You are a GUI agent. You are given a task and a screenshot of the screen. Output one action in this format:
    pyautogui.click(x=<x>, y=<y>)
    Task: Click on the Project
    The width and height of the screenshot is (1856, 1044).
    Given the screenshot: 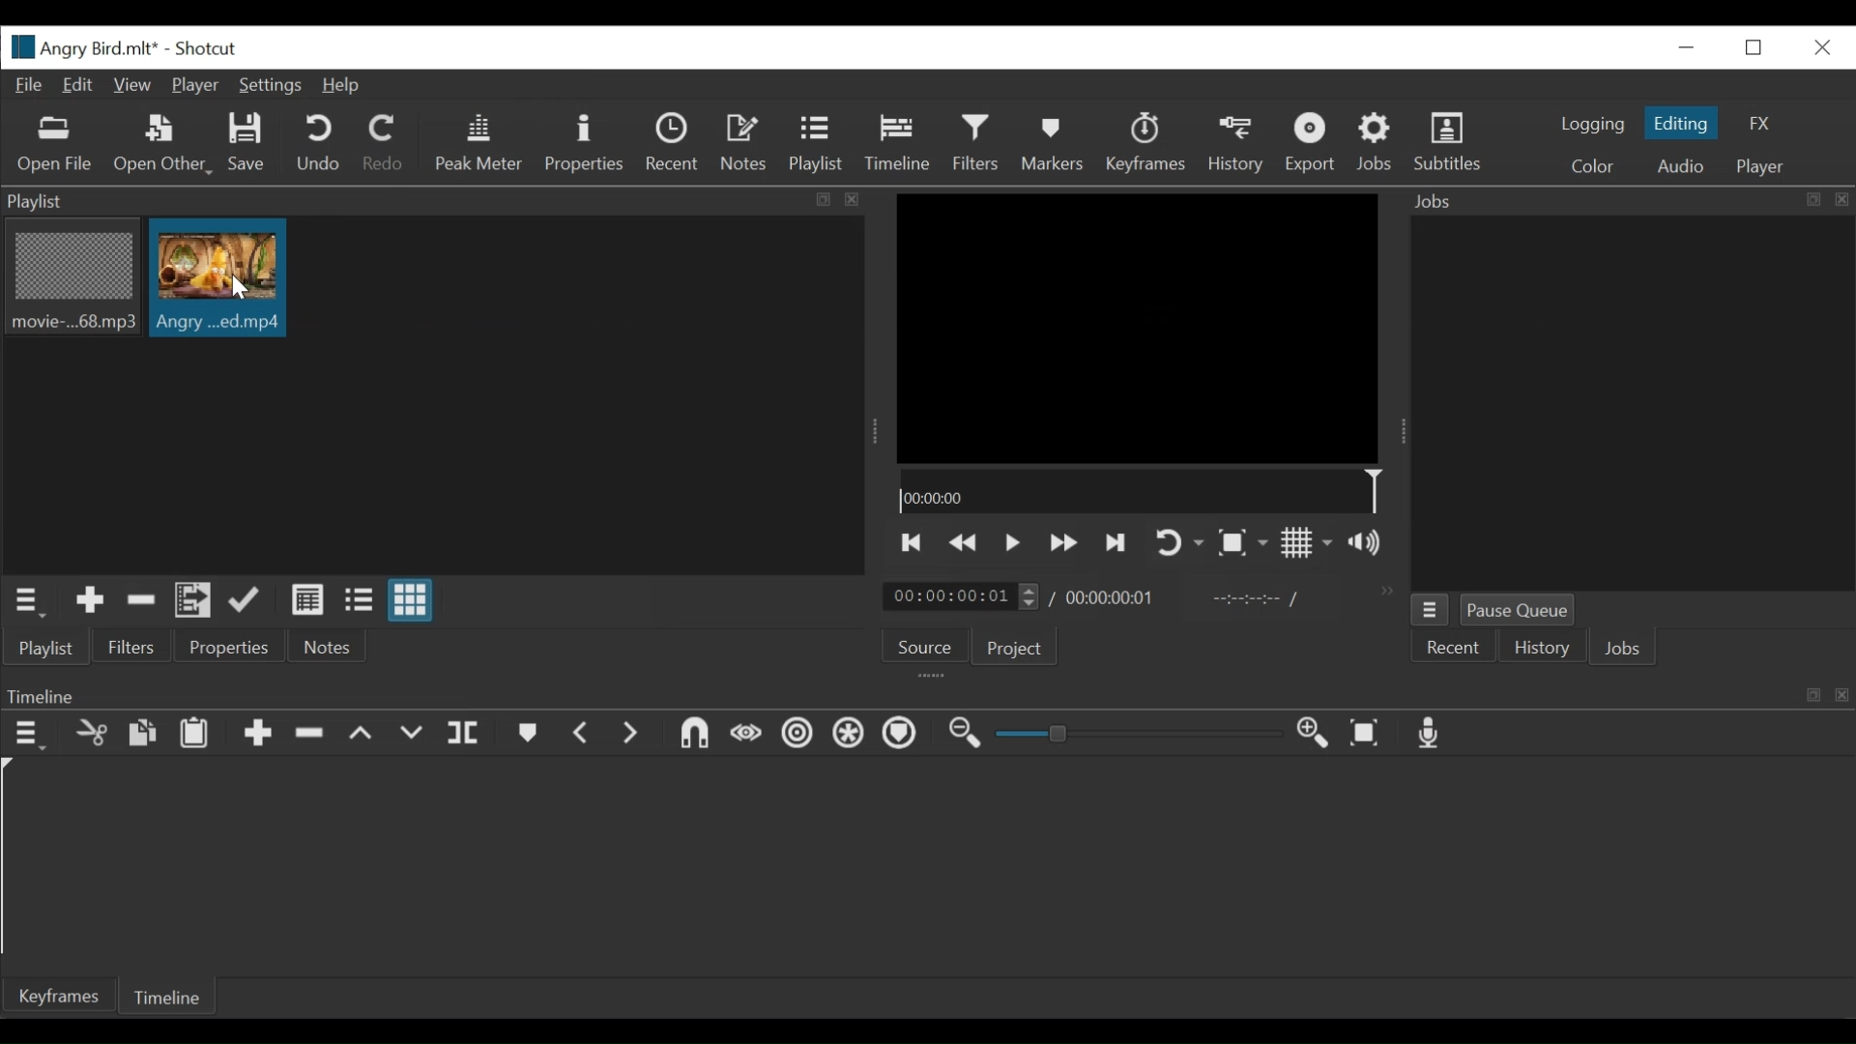 What is the action you would take?
    pyautogui.click(x=1016, y=649)
    